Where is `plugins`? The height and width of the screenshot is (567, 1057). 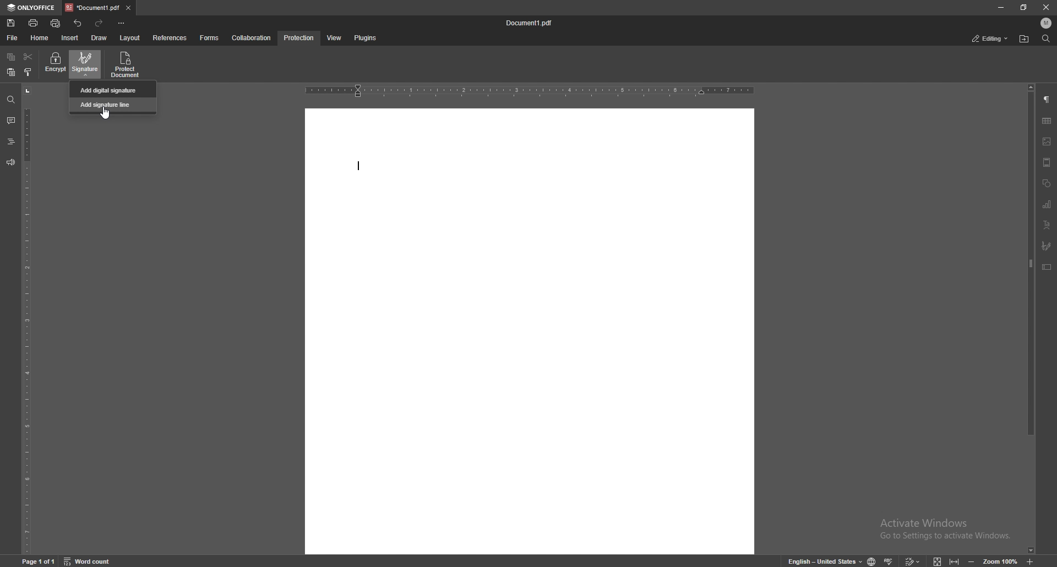
plugins is located at coordinates (364, 39).